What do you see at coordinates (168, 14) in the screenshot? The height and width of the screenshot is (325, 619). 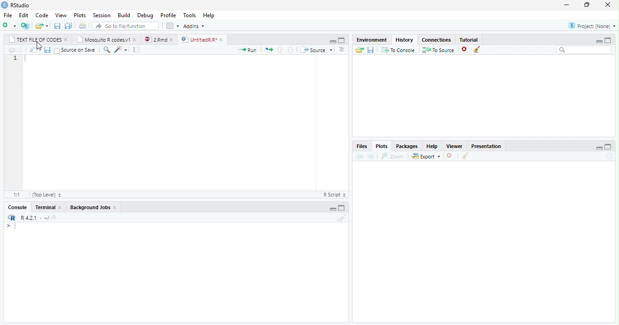 I see `profile` at bounding box center [168, 14].